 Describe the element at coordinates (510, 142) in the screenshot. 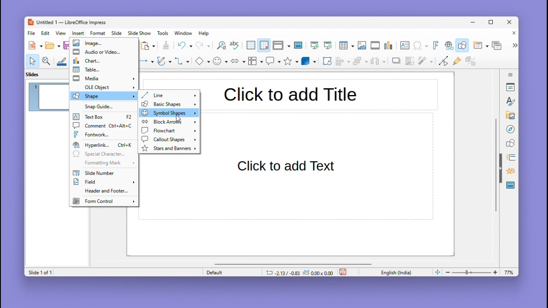

I see `shapes` at that location.